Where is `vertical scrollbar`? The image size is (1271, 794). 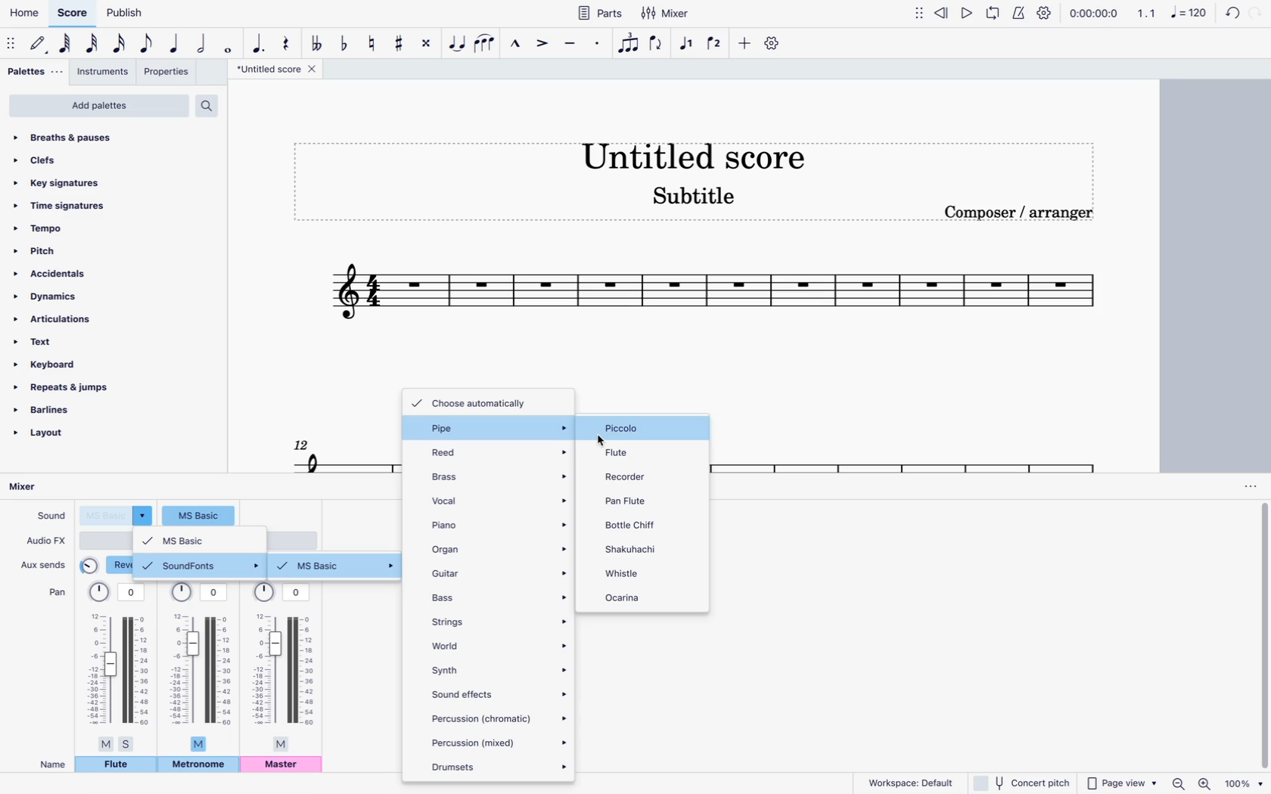 vertical scrollbar is located at coordinates (1263, 636).